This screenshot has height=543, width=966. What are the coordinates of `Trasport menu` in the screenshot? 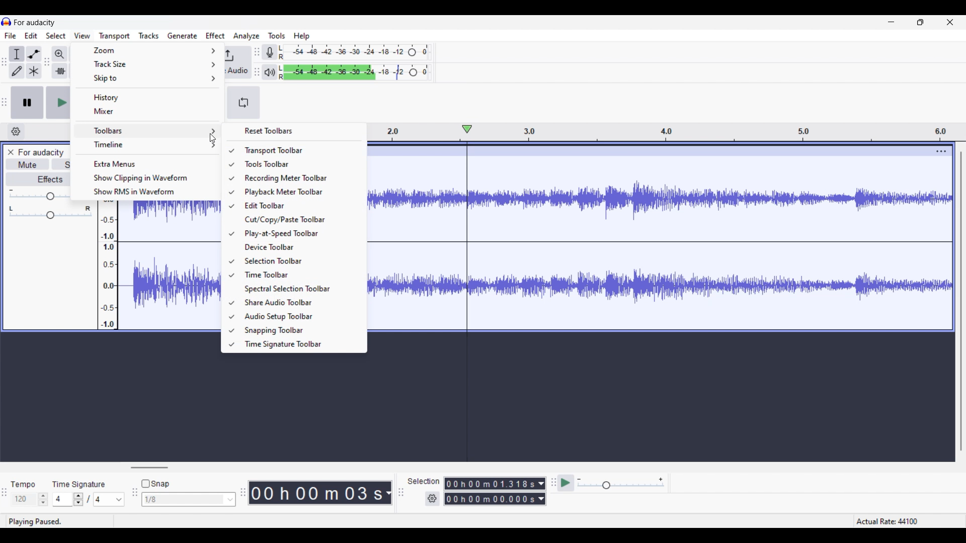 It's located at (115, 37).